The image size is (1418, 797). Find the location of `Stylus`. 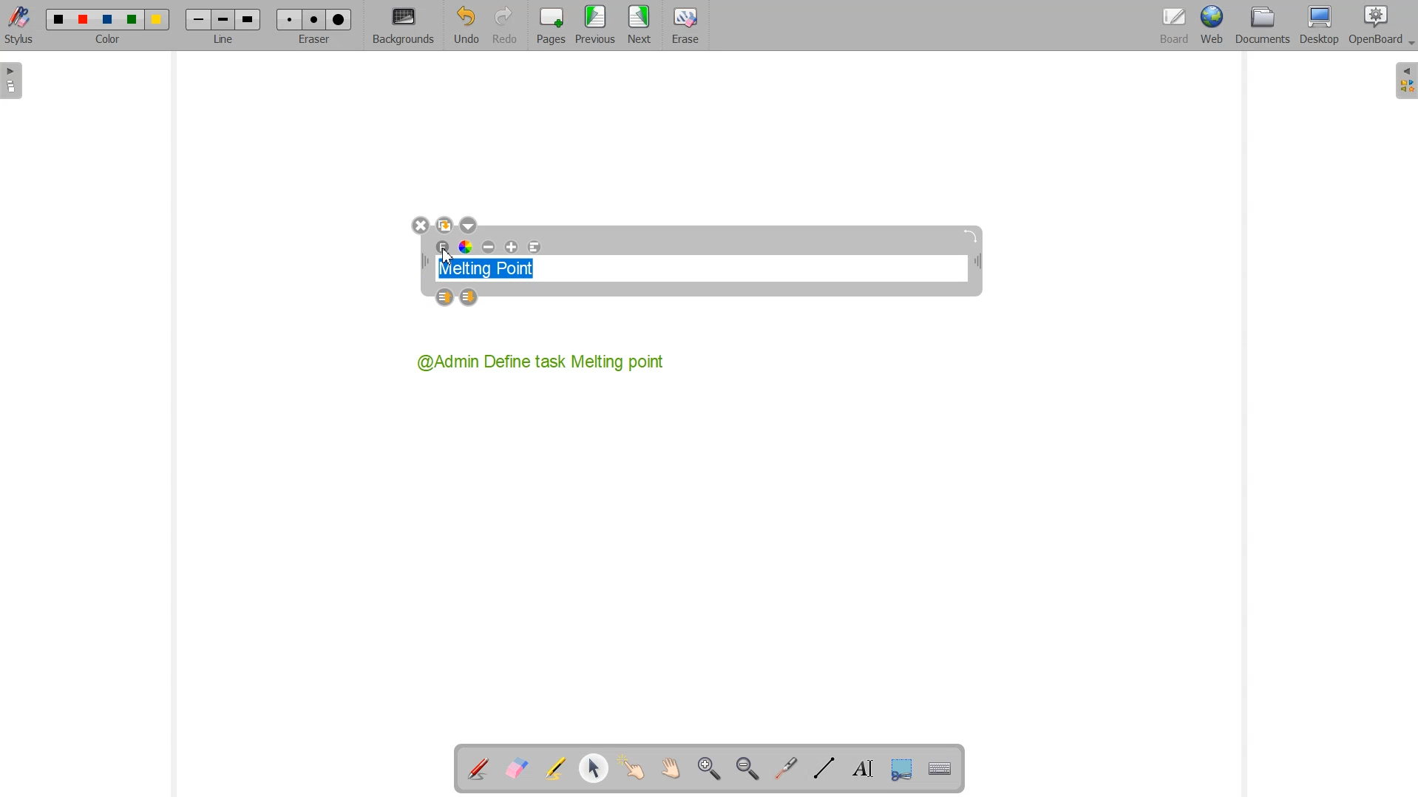

Stylus is located at coordinates (21, 26).